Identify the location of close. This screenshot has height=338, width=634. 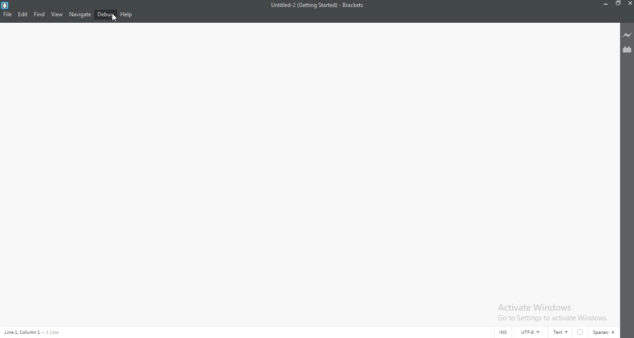
(630, 4).